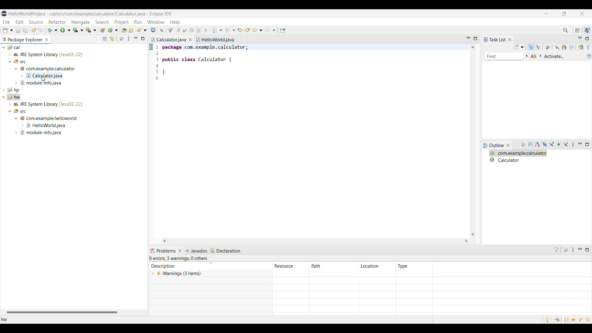 The height and width of the screenshot is (333, 592). Describe the element at coordinates (124, 30) in the screenshot. I see `Open type` at that location.